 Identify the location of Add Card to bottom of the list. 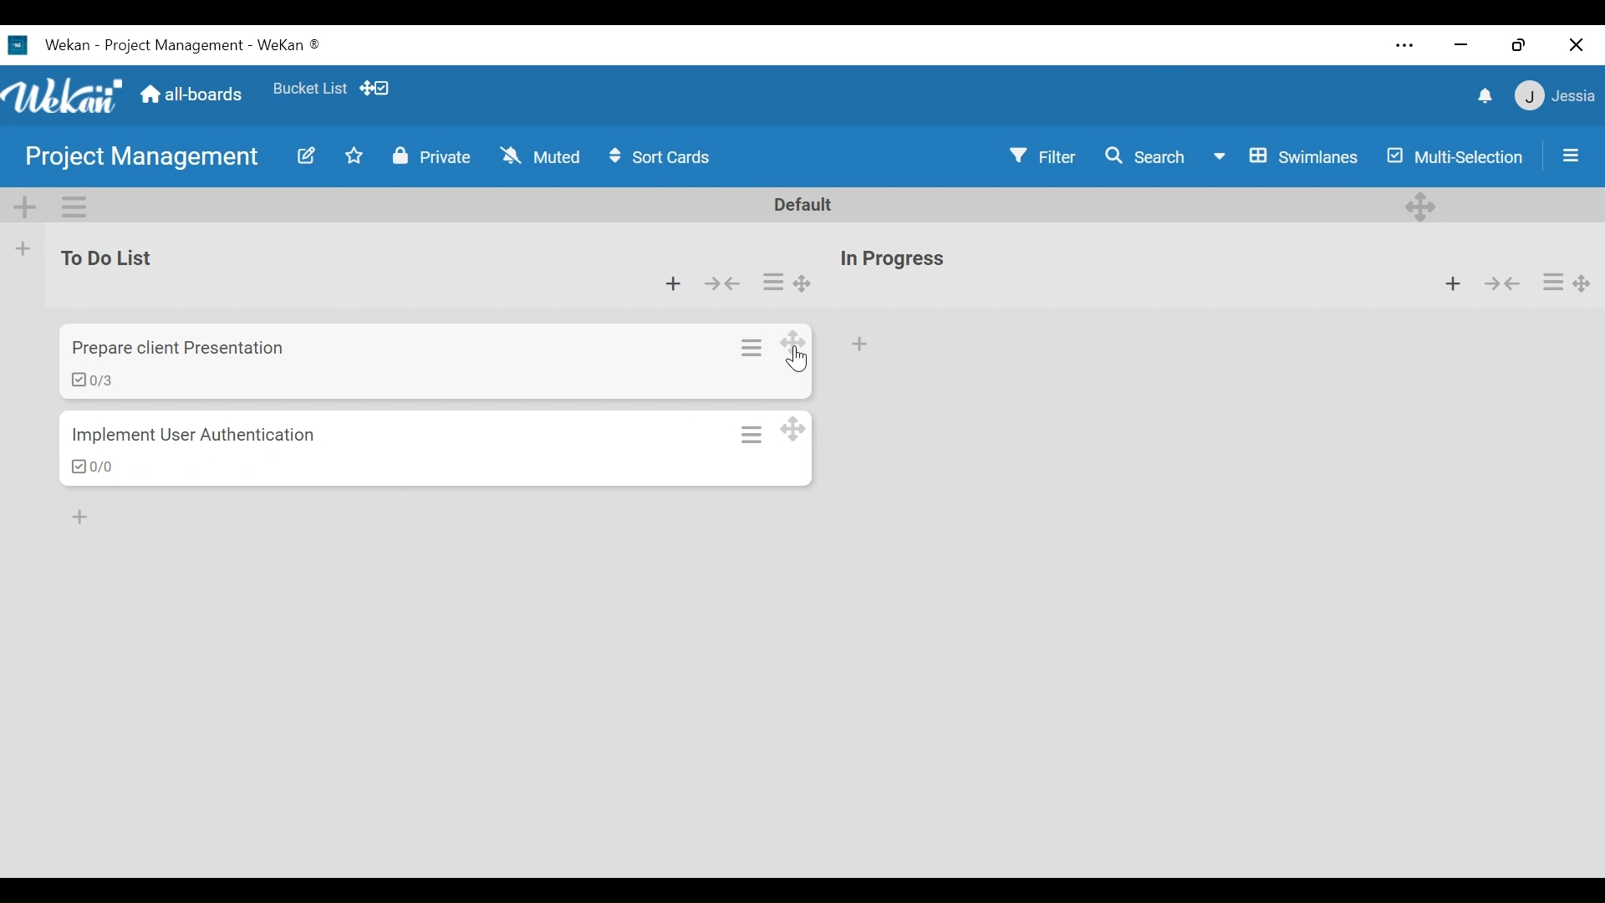
(81, 518).